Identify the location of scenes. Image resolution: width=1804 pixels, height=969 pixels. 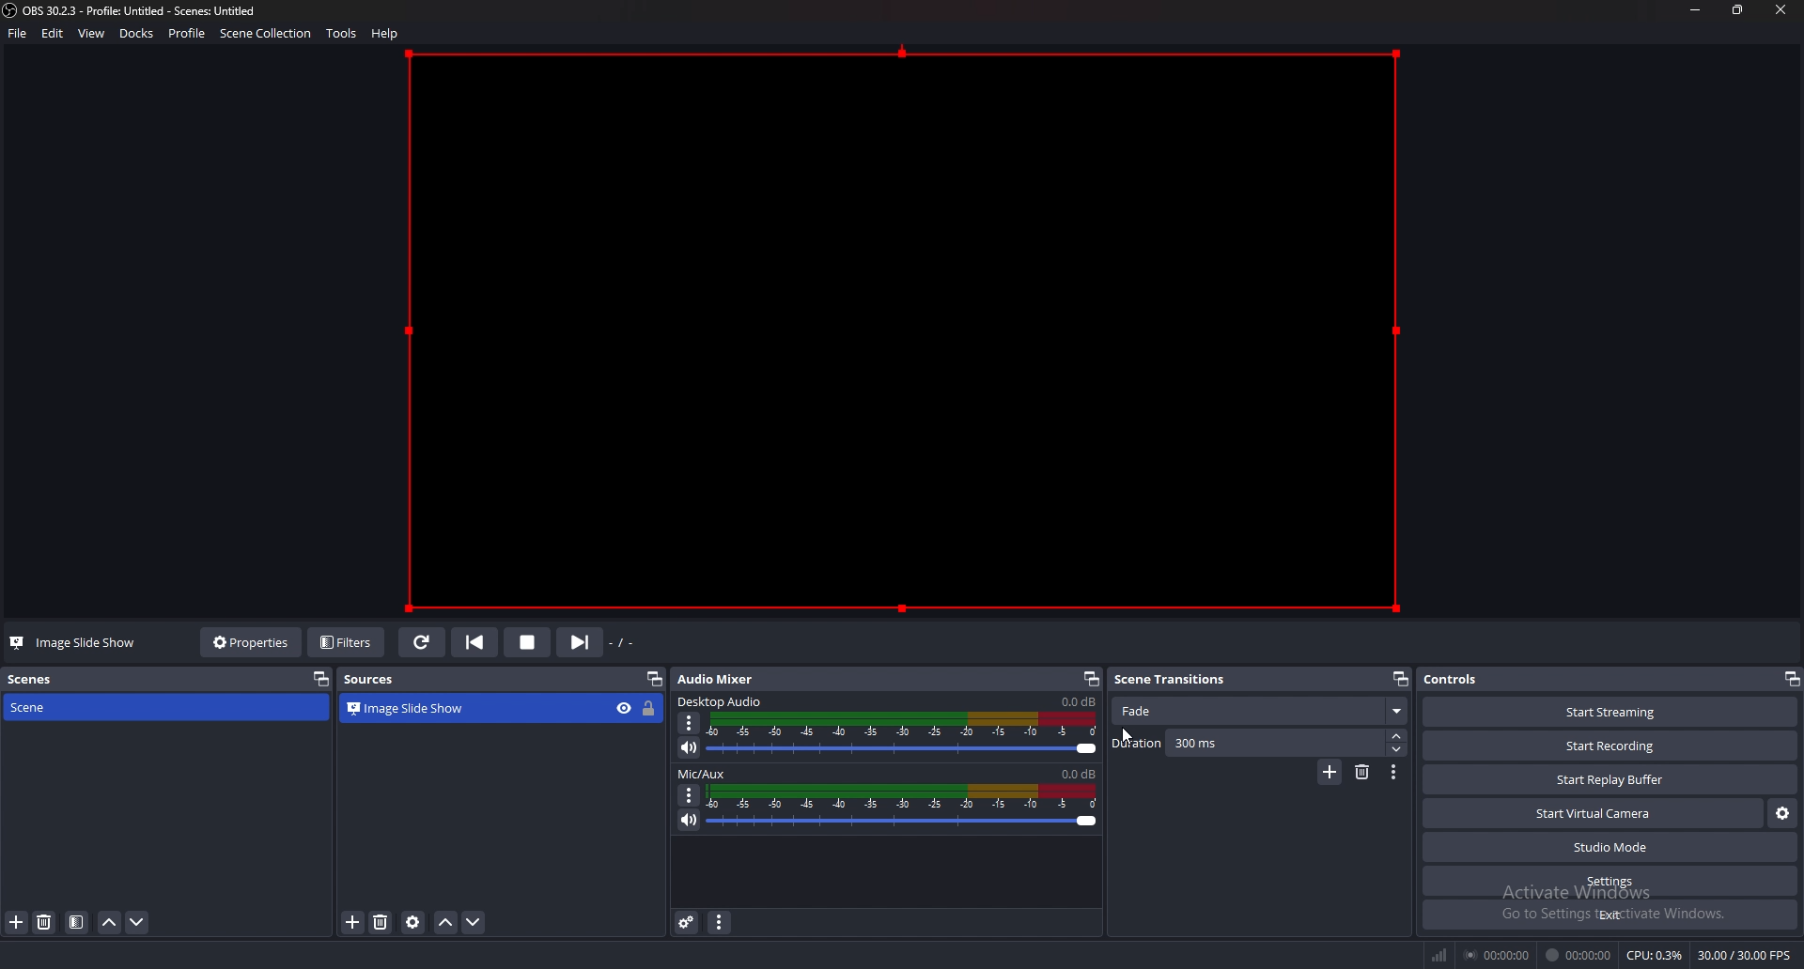
(32, 680).